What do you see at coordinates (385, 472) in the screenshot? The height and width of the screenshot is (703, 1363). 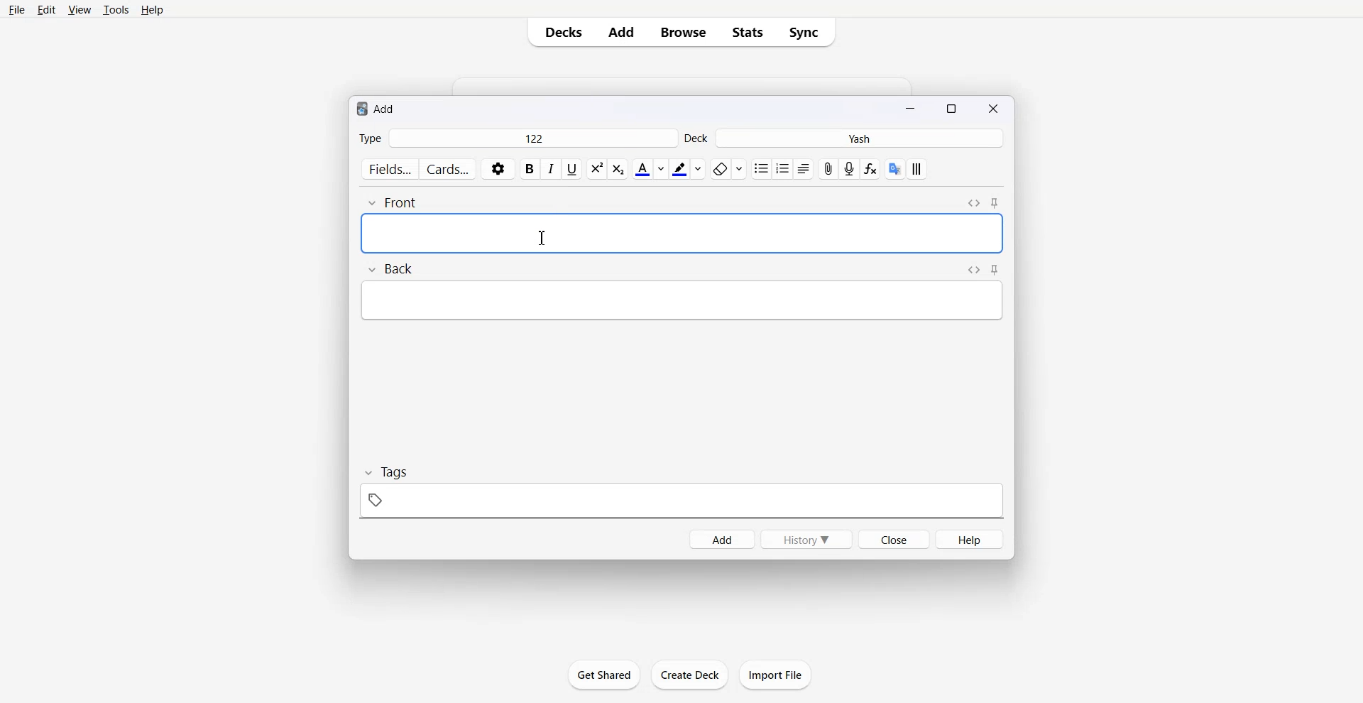 I see `Tags` at bounding box center [385, 472].